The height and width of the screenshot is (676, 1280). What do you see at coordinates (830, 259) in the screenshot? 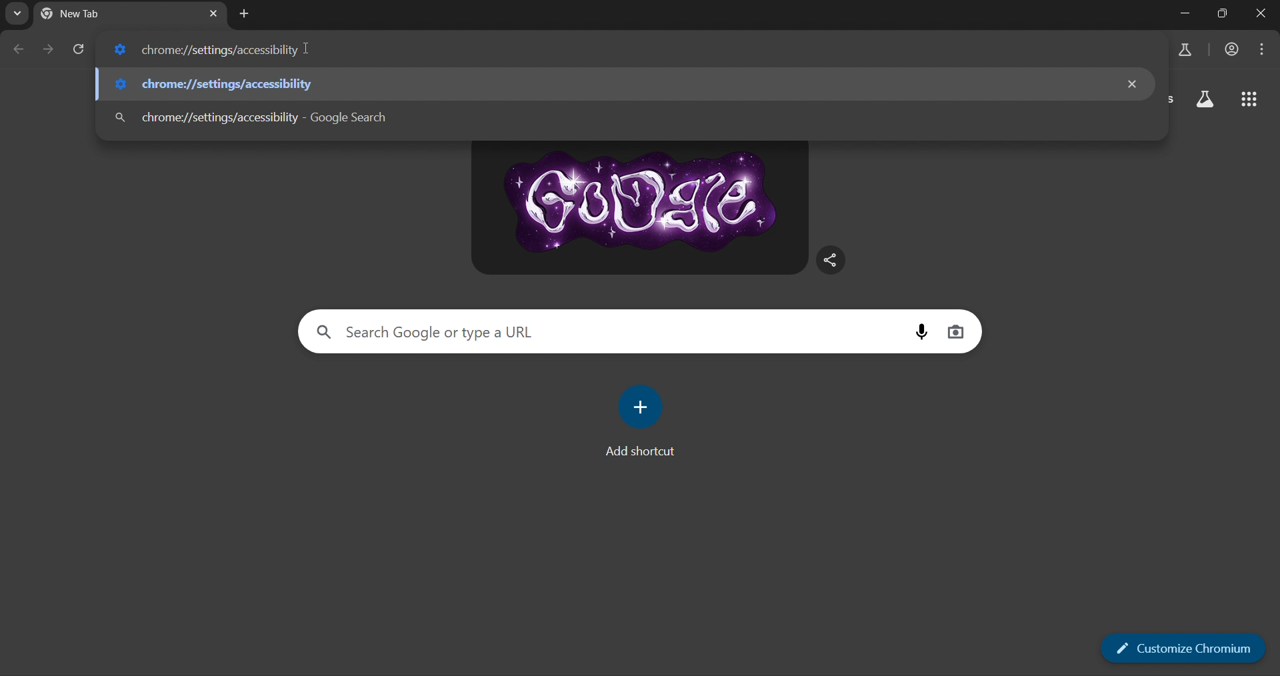
I see `share` at bounding box center [830, 259].